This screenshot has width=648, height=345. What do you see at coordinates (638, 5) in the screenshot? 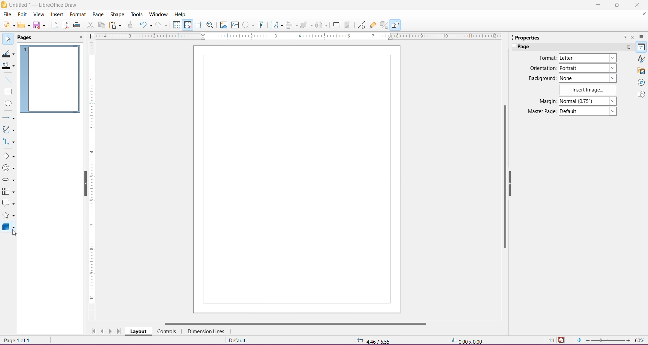
I see `Close` at bounding box center [638, 5].